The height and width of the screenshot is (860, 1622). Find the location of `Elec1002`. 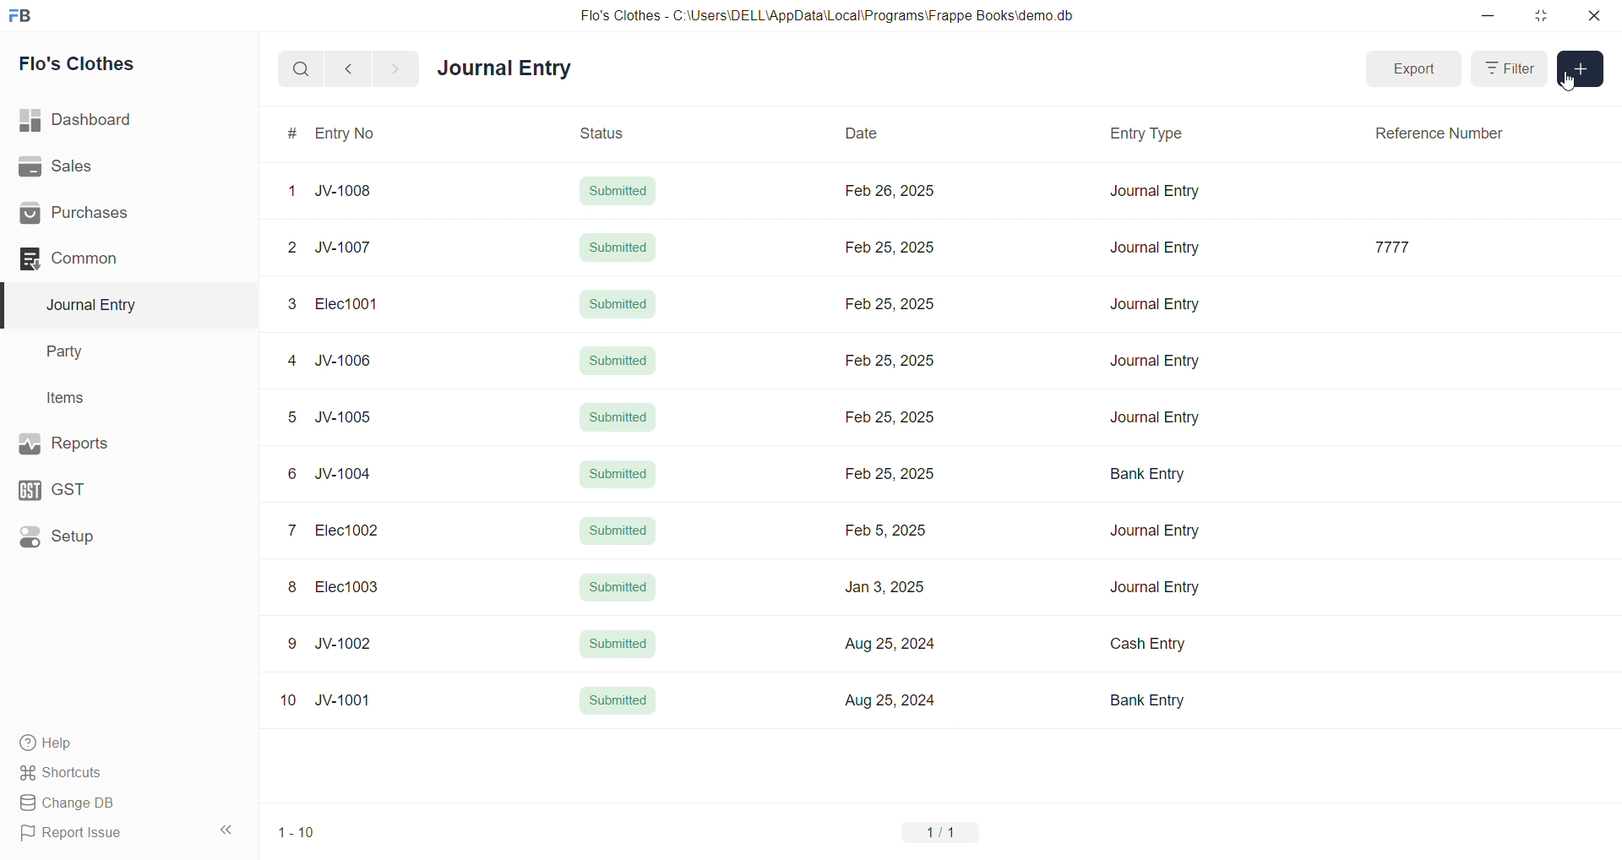

Elec1002 is located at coordinates (349, 531).